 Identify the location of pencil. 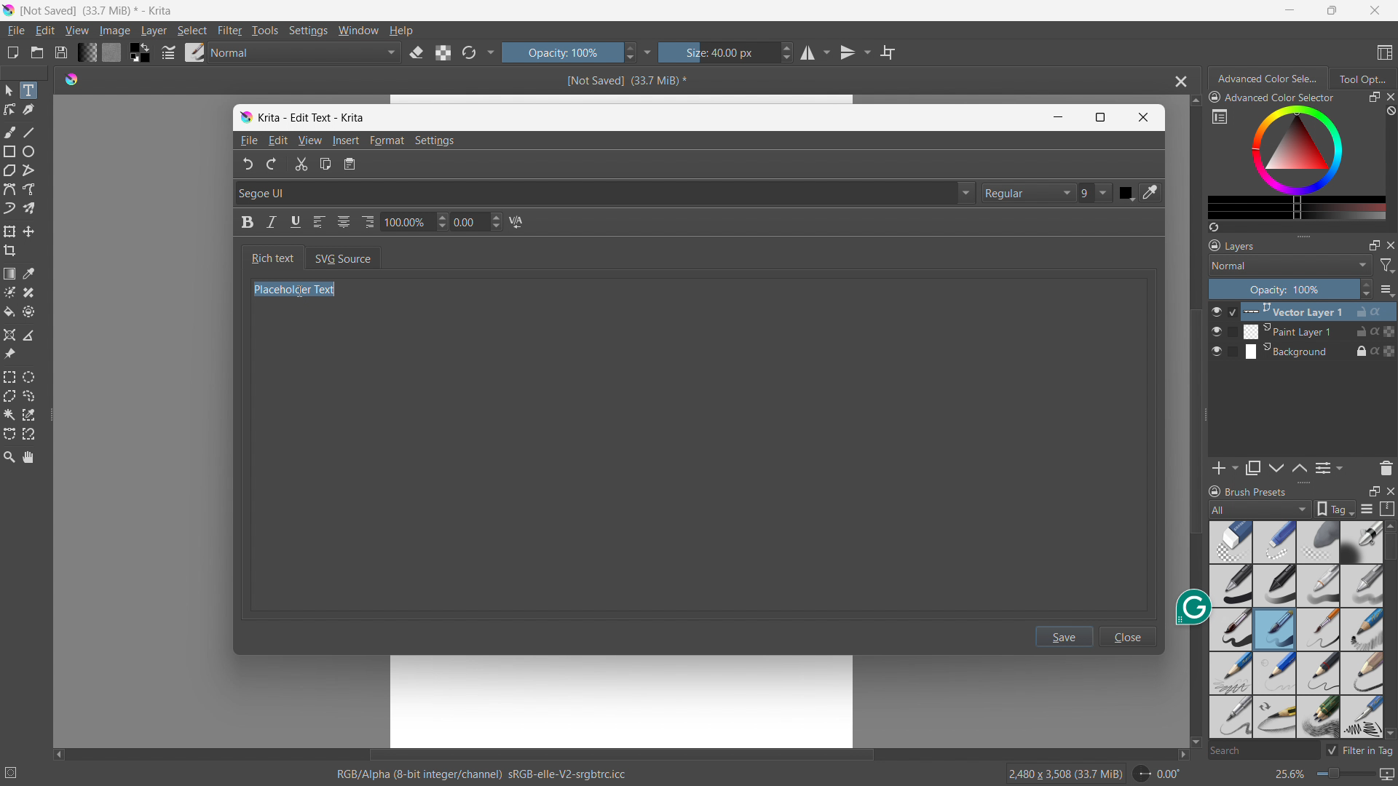
(1319, 586).